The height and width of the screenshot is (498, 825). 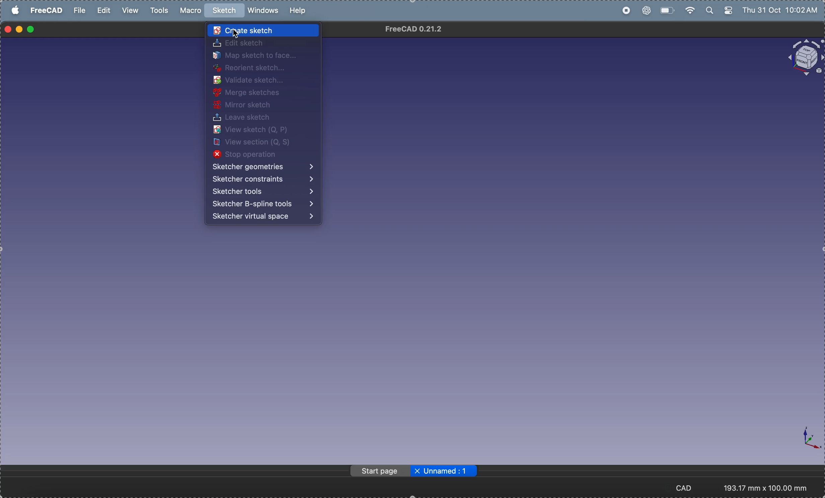 I want to click on sketcher operations, so click(x=263, y=167).